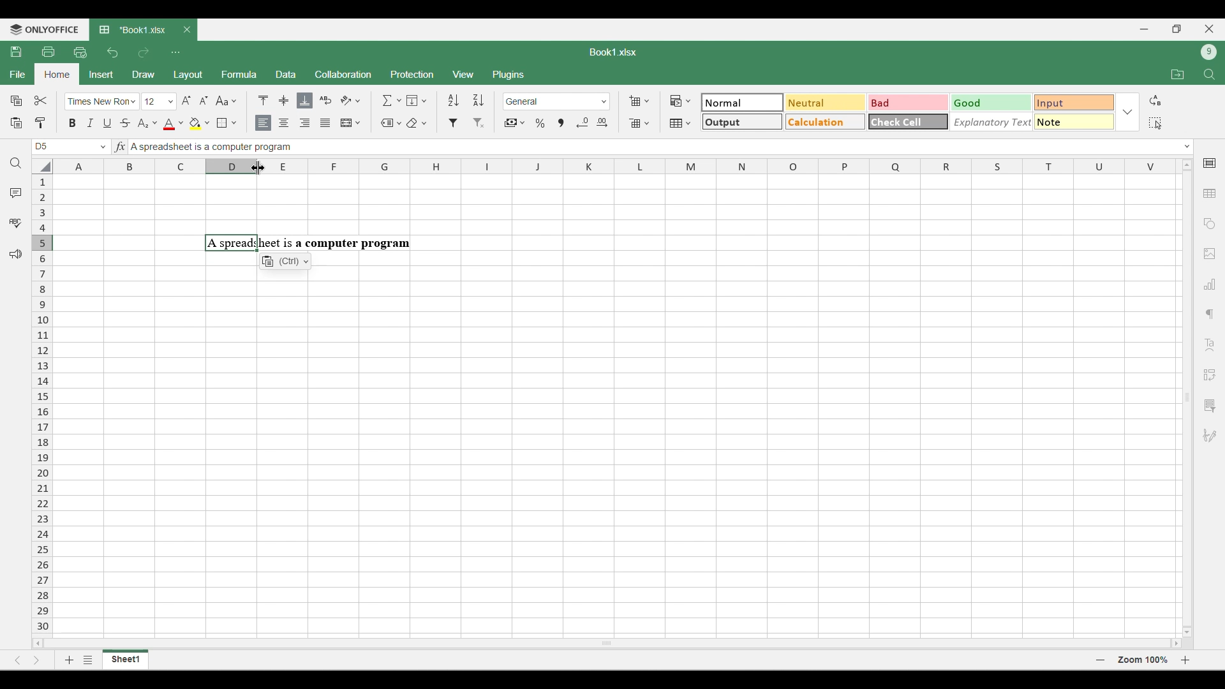  What do you see at coordinates (112, 52) in the screenshot?
I see `Undo` at bounding box center [112, 52].